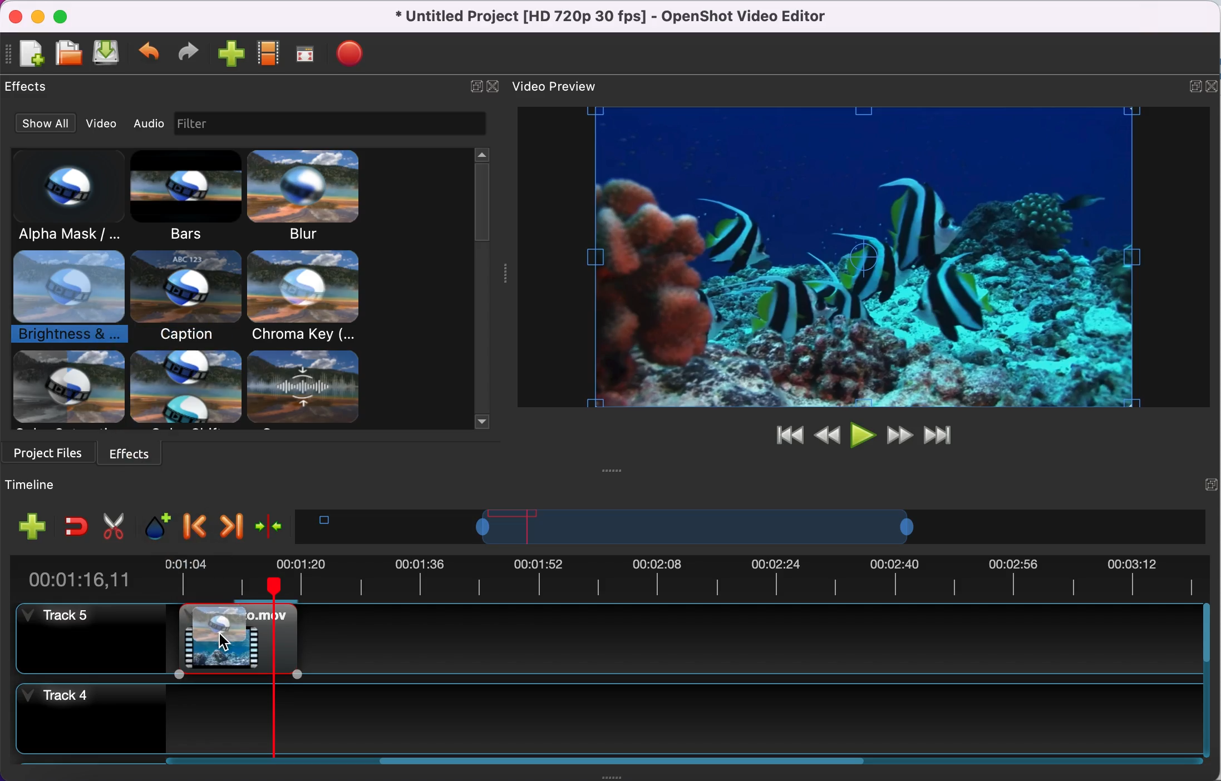  What do you see at coordinates (31, 87) in the screenshot?
I see `effecs` at bounding box center [31, 87].